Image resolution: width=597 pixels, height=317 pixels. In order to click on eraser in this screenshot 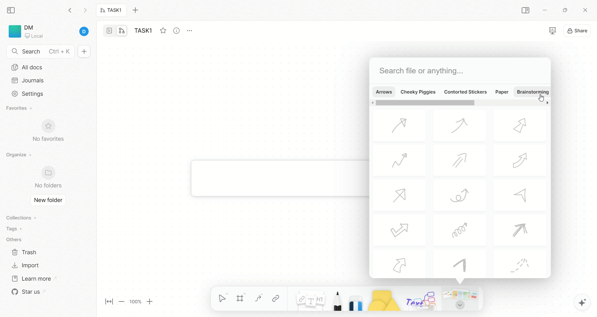, I will do `click(354, 298)`.